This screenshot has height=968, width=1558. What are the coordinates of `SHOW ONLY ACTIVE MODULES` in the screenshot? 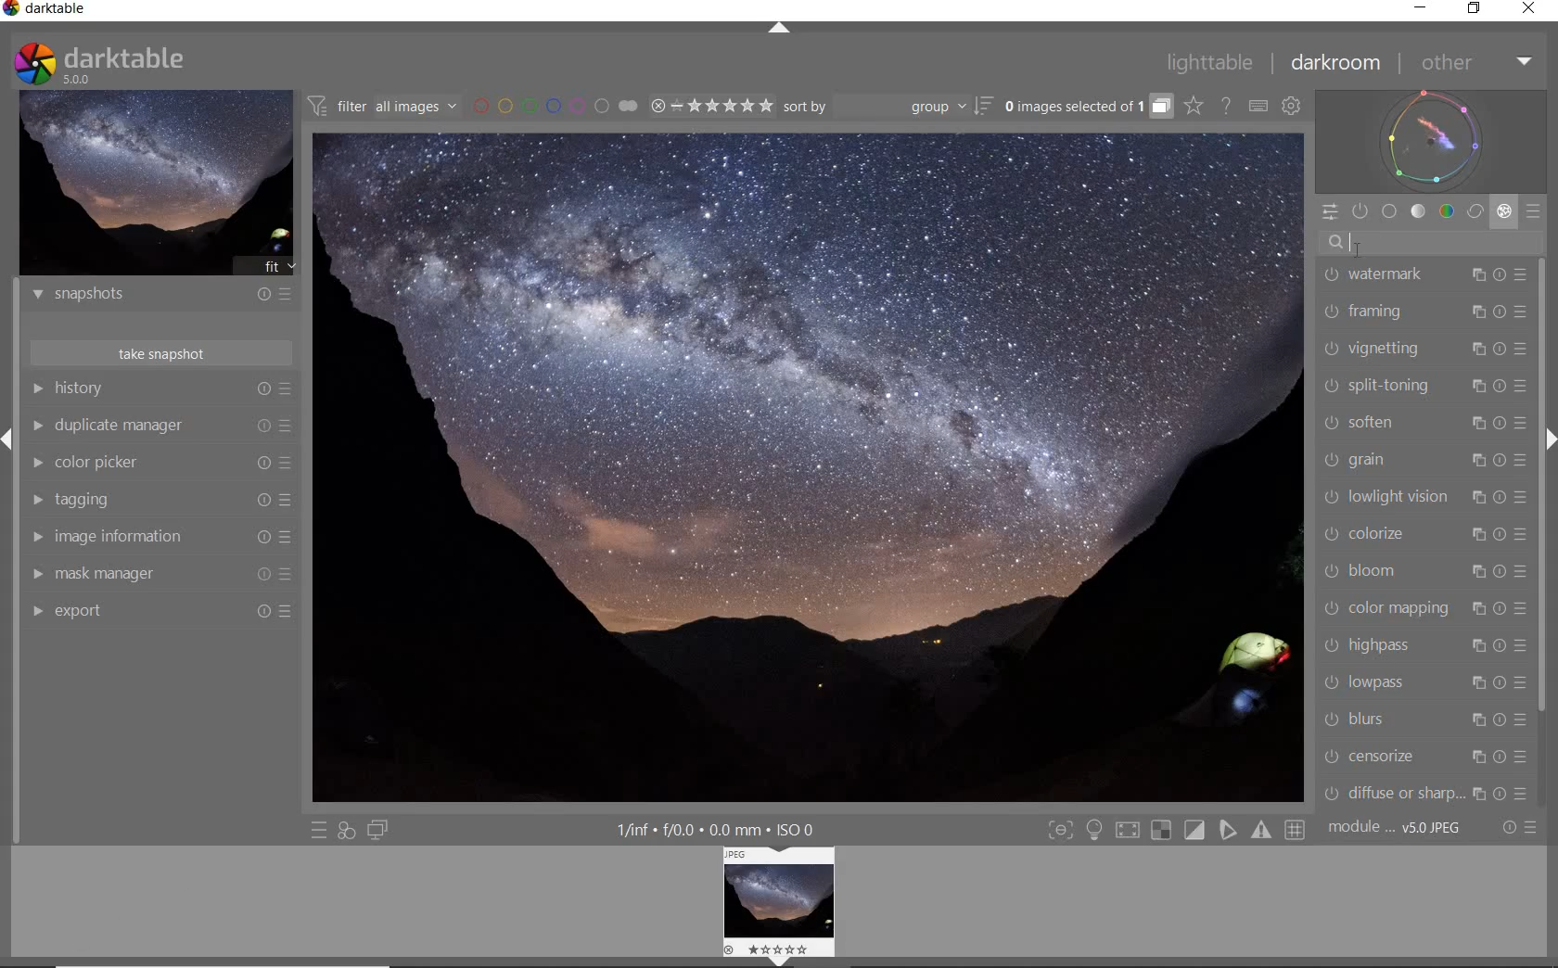 It's located at (1360, 210).